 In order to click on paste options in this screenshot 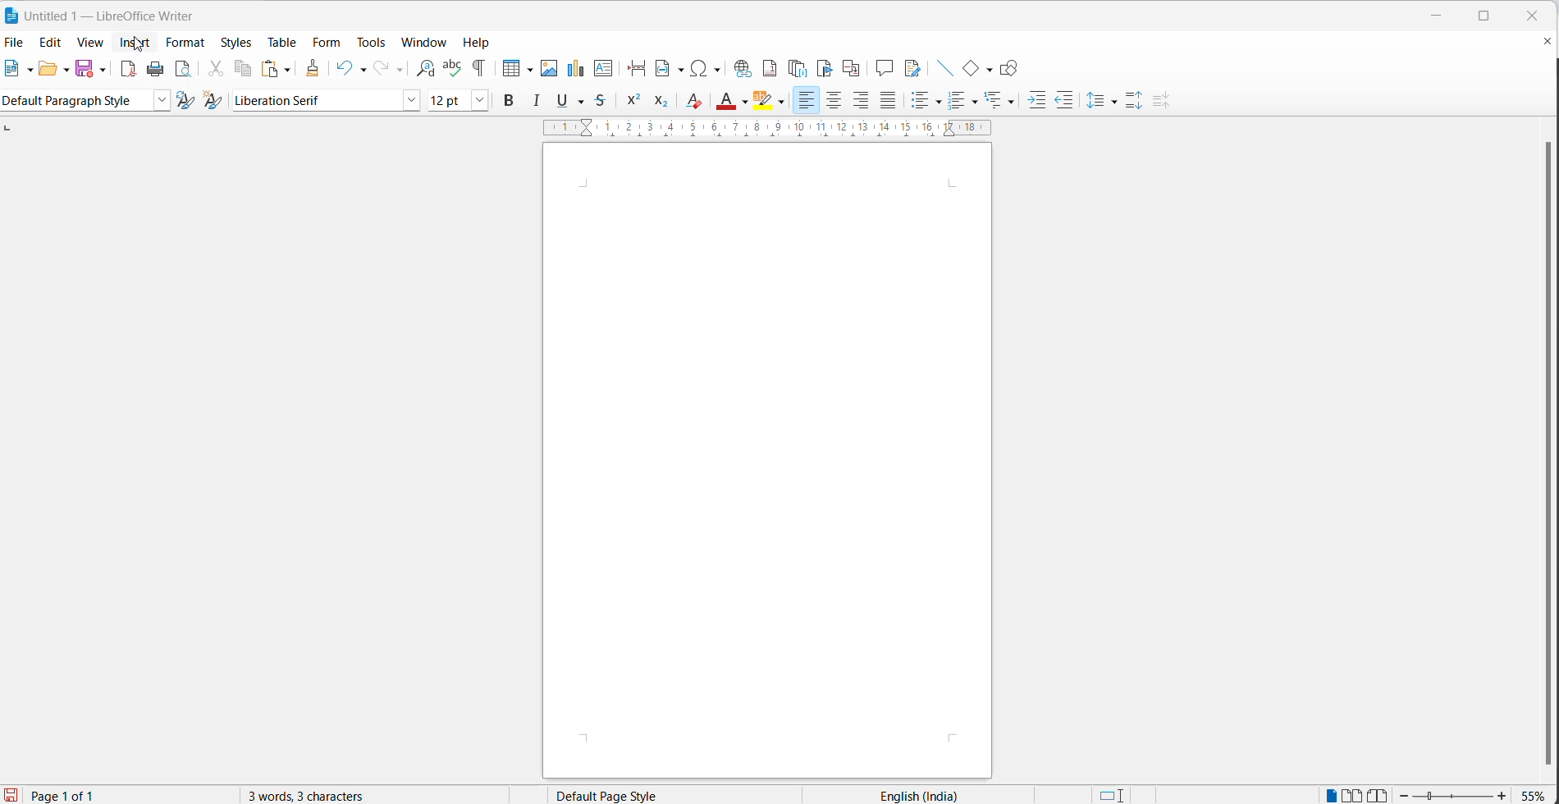, I will do `click(268, 67)`.